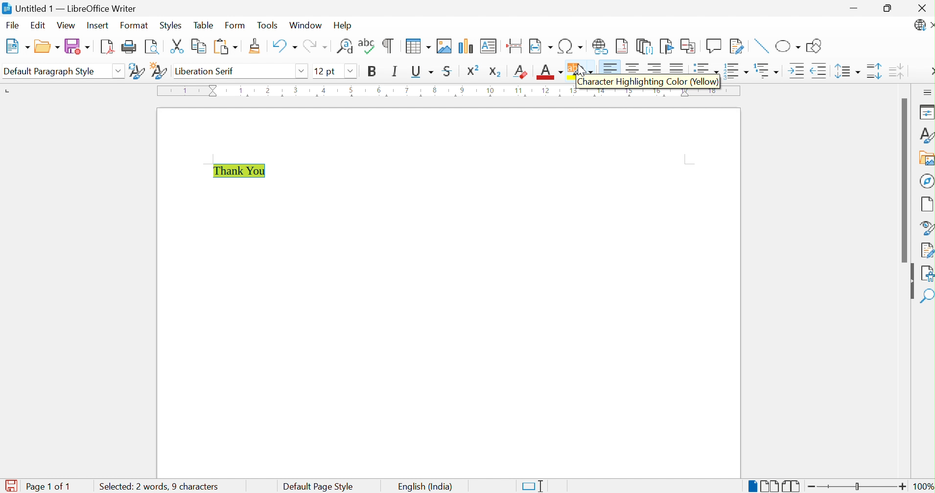 The image size is (935, 493). Describe the element at coordinates (303, 71) in the screenshot. I see `Drop Down` at that location.